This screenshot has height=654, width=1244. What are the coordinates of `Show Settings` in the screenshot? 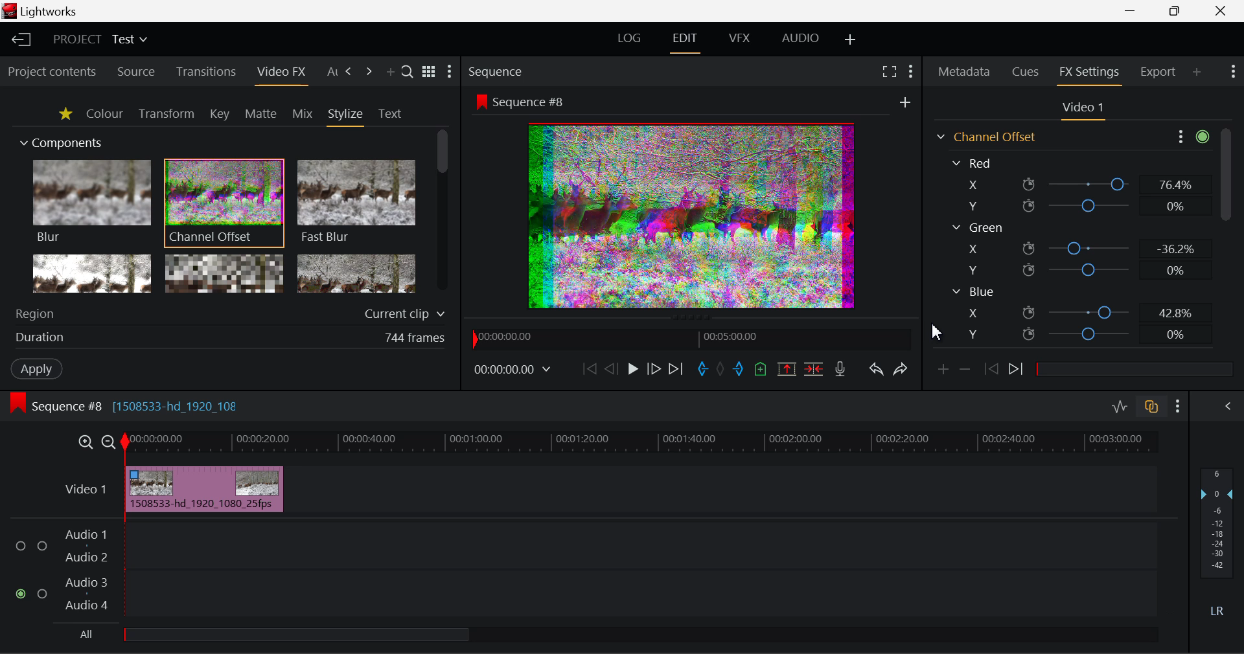 It's located at (1177, 407).